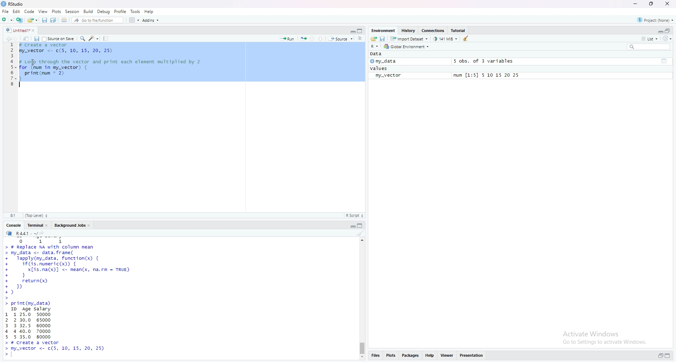 The image size is (676, 362). What do you see at coordinates (12, 216) in the screenshot?
I see `4:1` at bounding box center [12, 216].